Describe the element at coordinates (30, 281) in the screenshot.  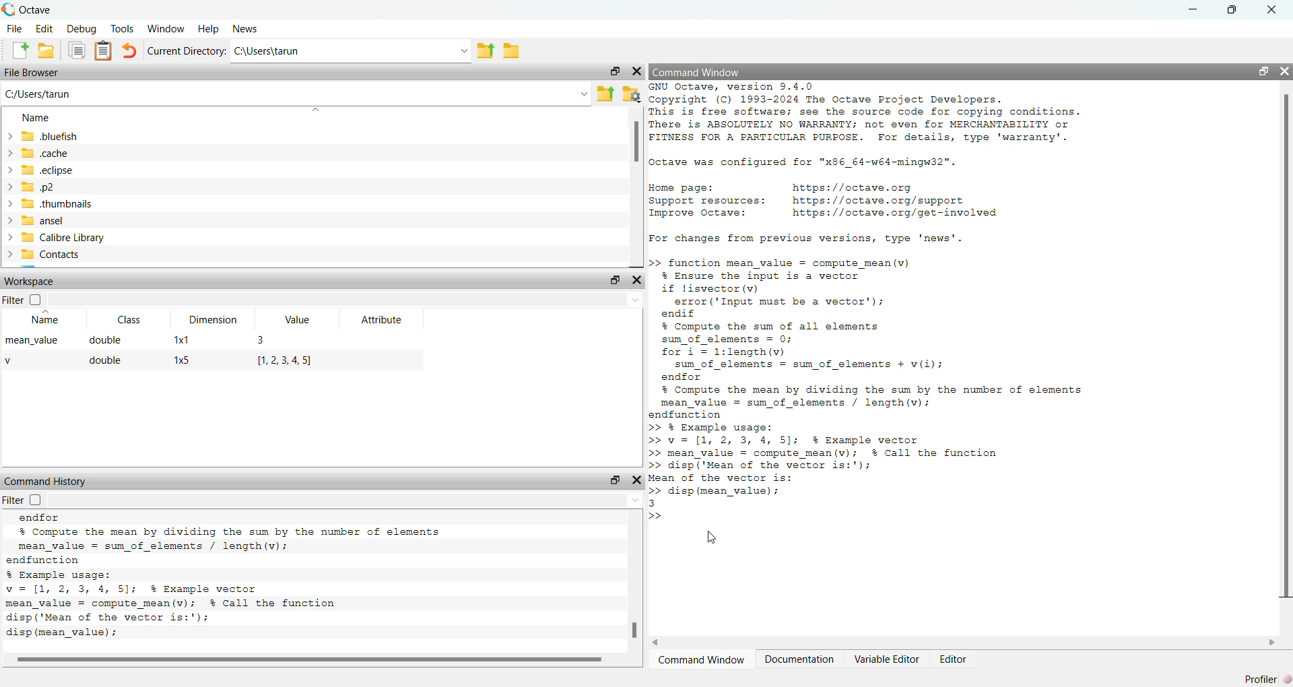
I see `Workspace` at that location.